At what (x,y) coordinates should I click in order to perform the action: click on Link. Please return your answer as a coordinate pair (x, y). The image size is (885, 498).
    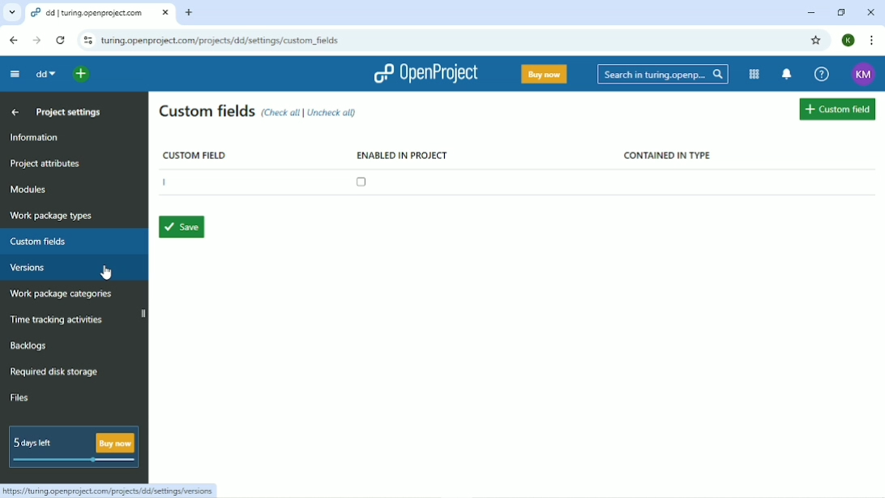
    Looking at the image, I should click on (113, 491).